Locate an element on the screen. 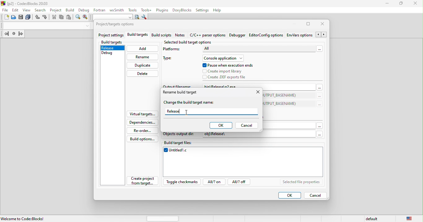  default is located at coordinates (373, 218).